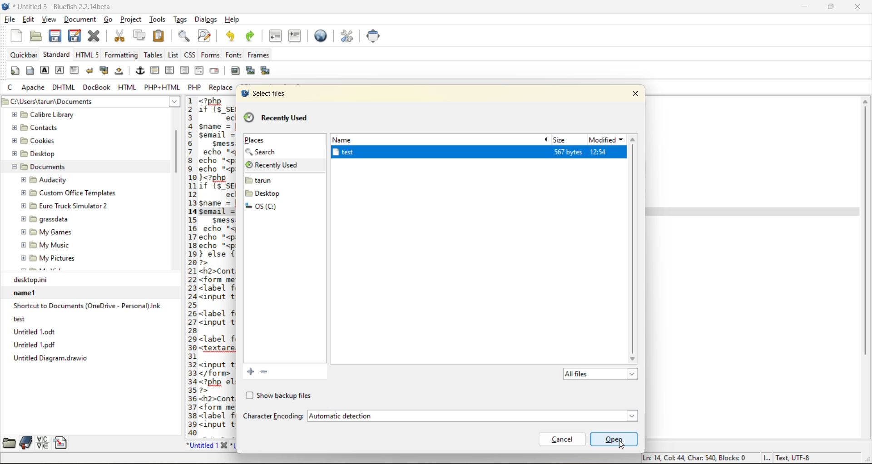  What do you see at coordinates (373, 153) in the screenshot?
I see `selected file` at bounding box center [373, 153].